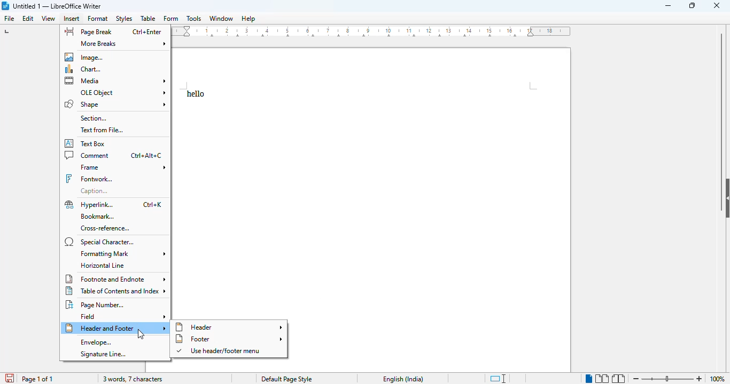 The width and height of the screenshot is (730, 384). Describe the element at coordinates (98, 19) in the screenshot. I see `format` at that location.